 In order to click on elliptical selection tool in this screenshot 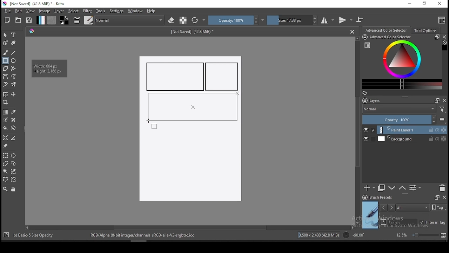, I will do `click(13, 156)`.